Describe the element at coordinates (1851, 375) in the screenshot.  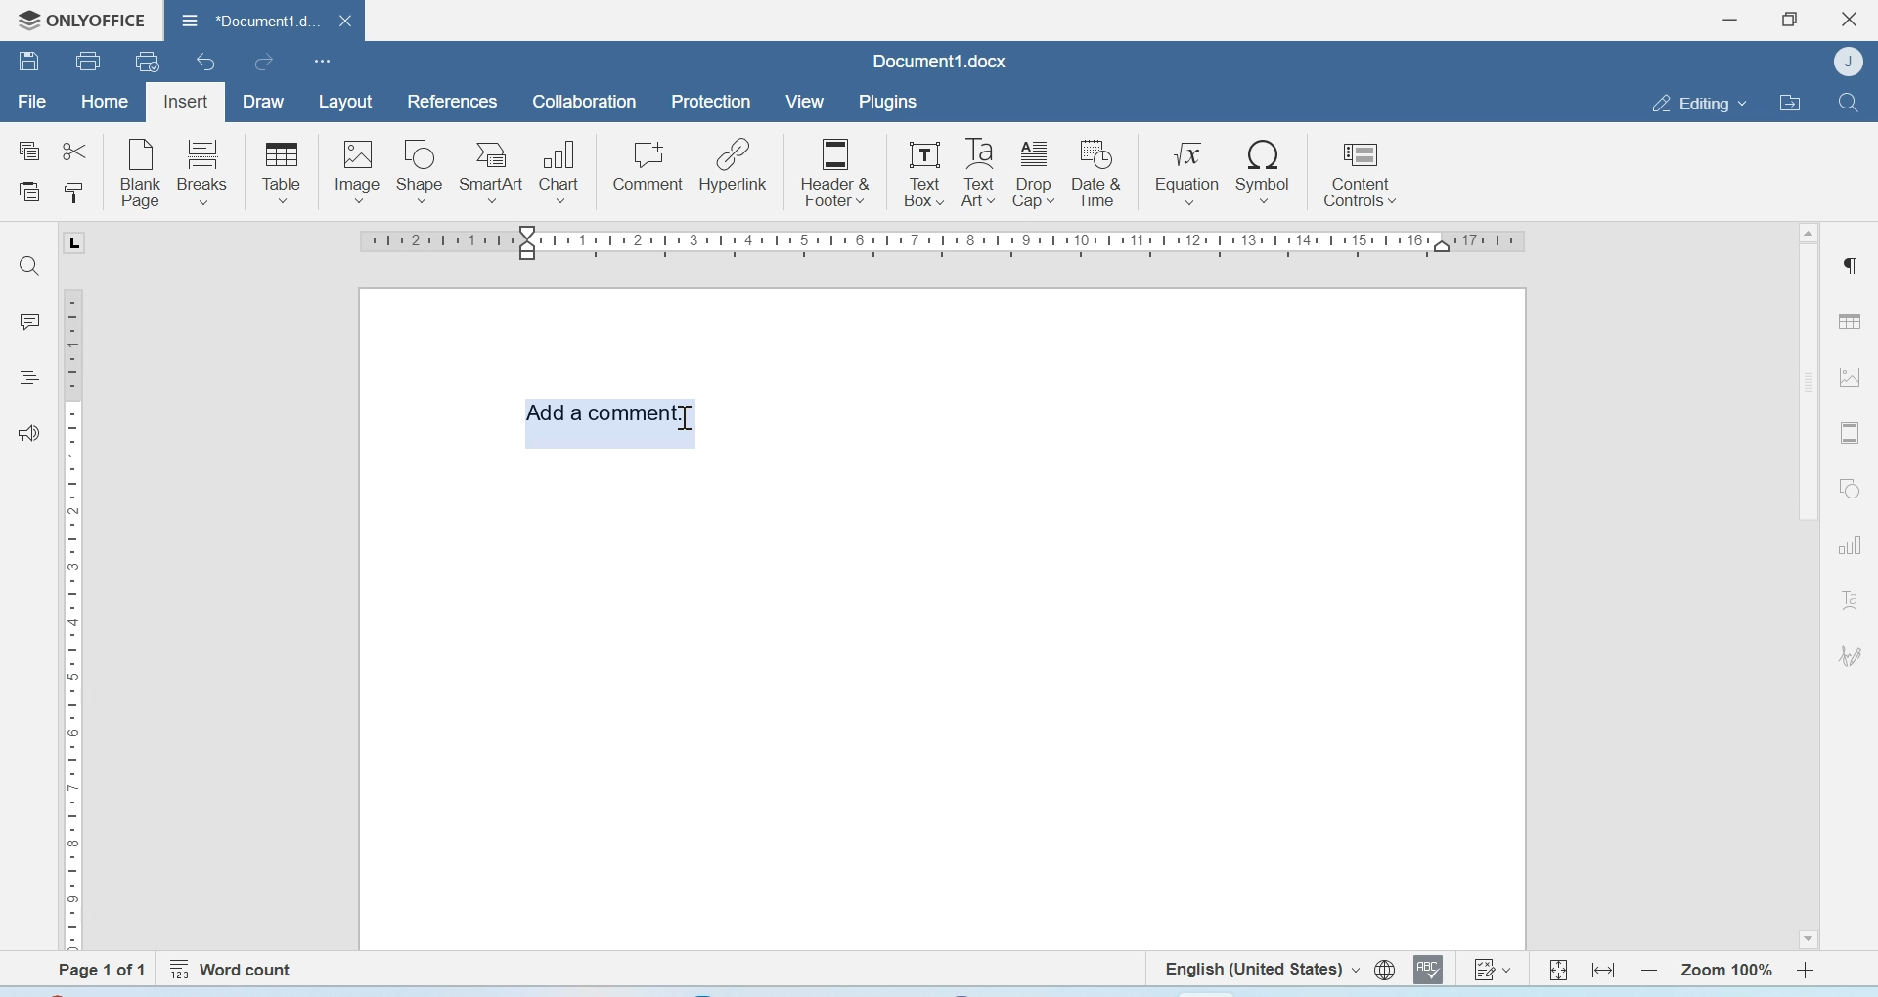
I see `Image` at that location.